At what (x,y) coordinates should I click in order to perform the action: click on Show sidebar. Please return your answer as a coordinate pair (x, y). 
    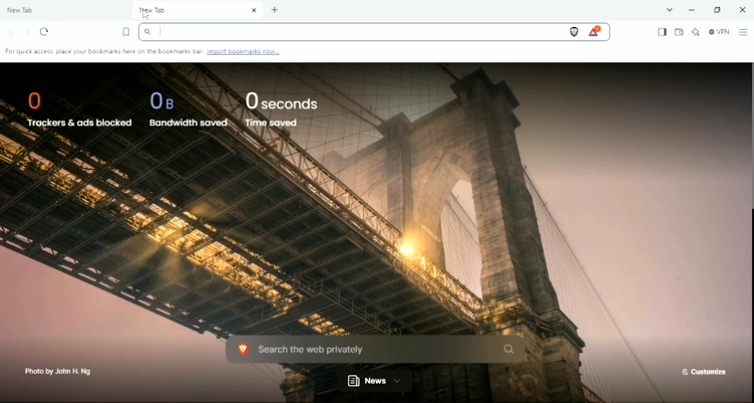
    Looking at the image, I should click on (662, 33).